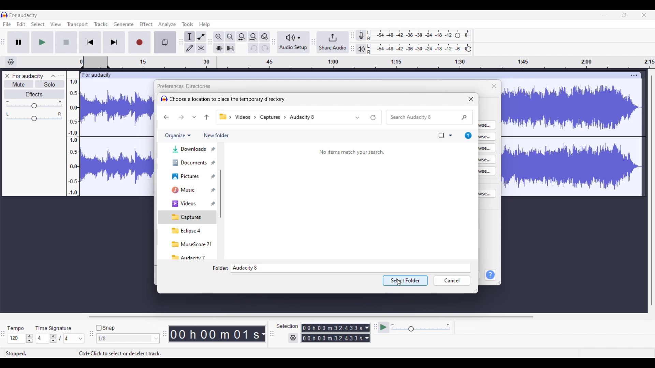 The image size is (655, 368). I want to click on Record/Record new track, so click(140, 42).